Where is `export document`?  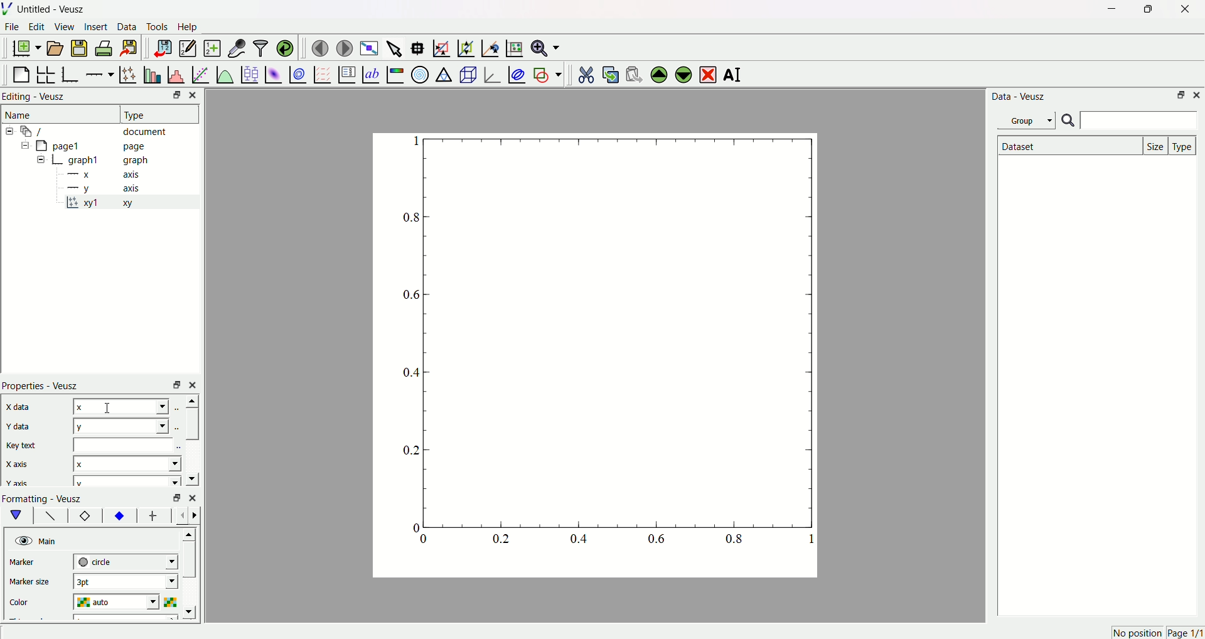
export document is located at coordinates (135, 48).